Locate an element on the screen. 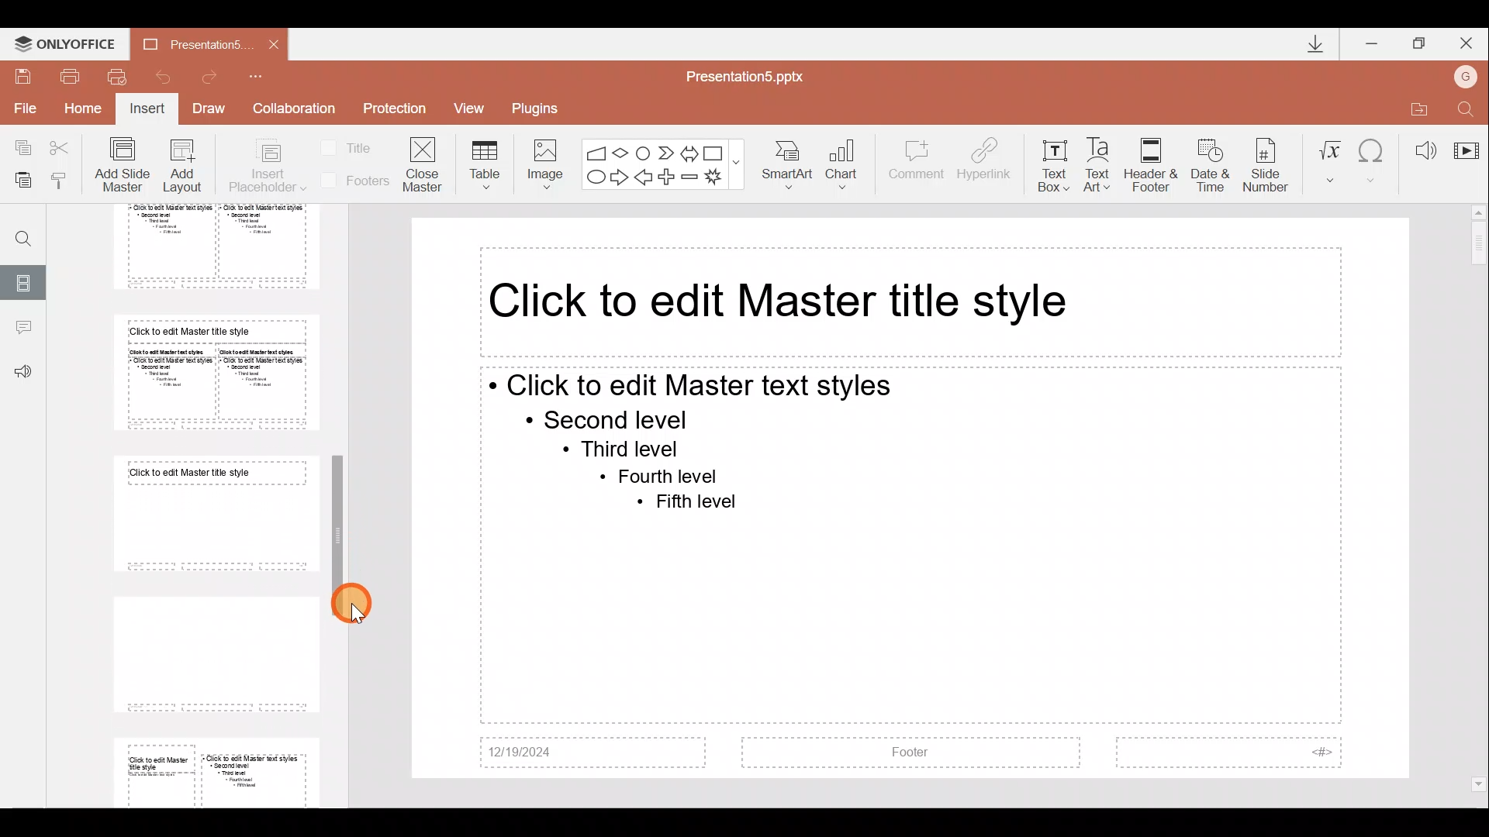  Protection is located at coordinates (394, 111).